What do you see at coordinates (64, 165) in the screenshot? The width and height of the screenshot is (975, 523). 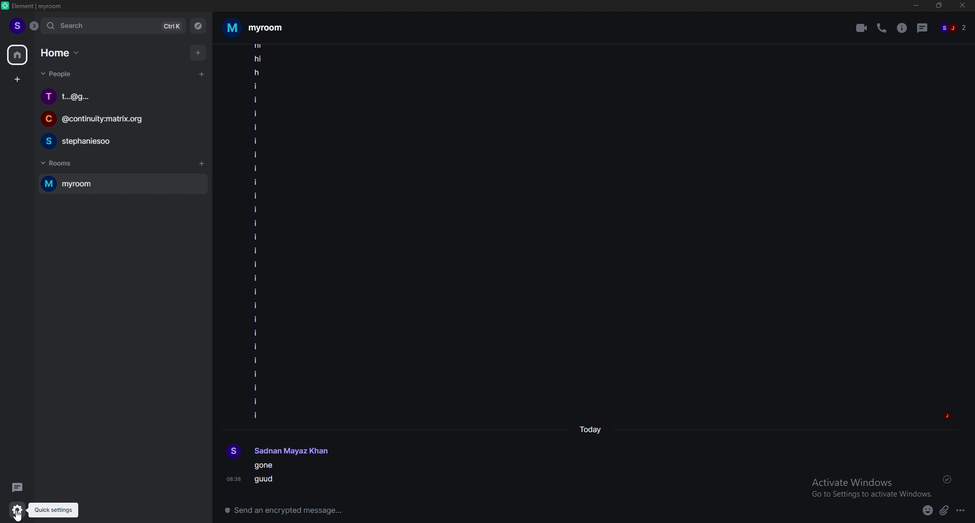 I see `rooms` at bounding box center [64, 165].